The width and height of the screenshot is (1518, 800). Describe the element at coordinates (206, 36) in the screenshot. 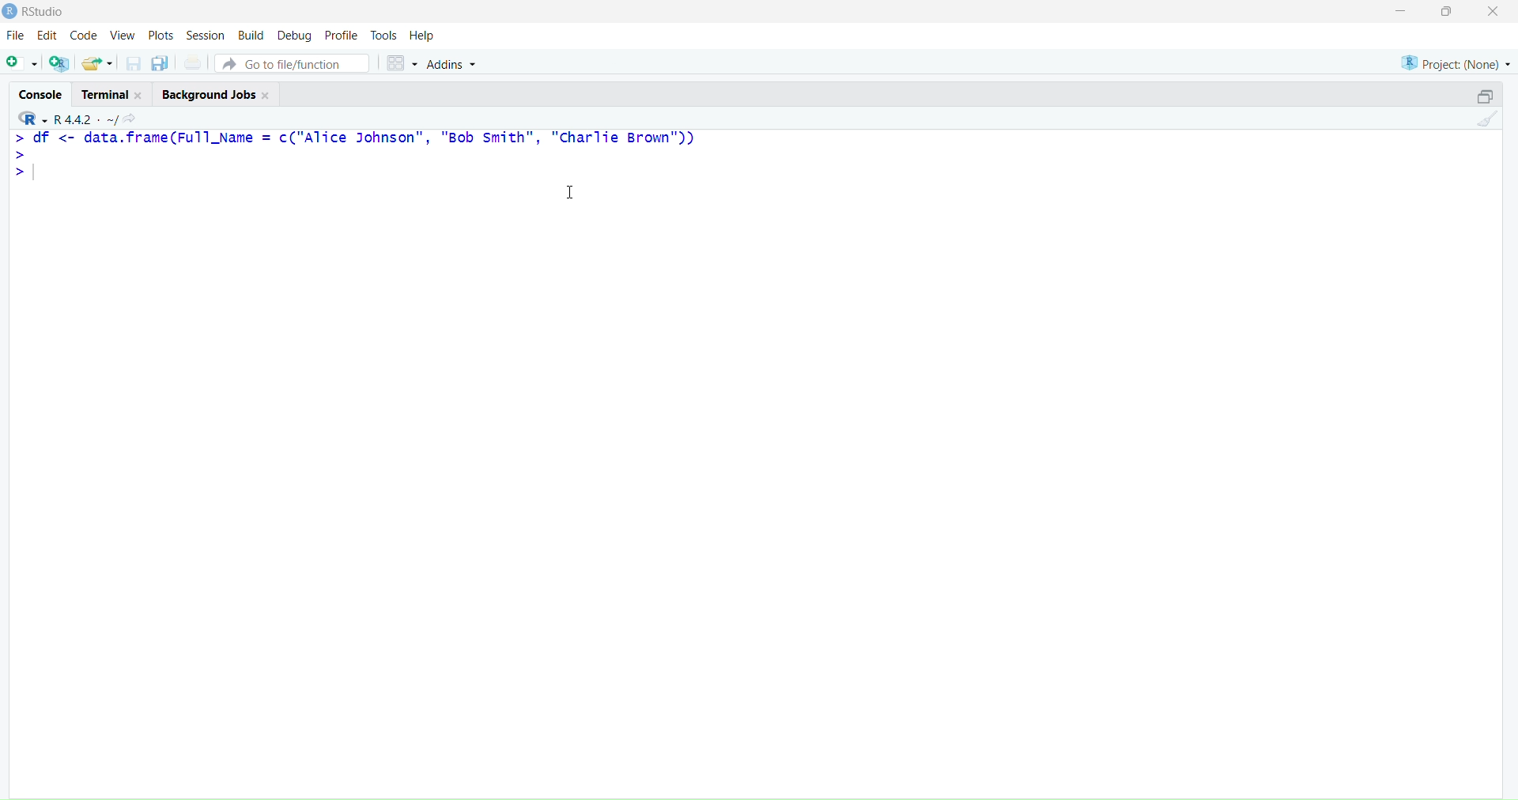

I see `Session` at that location.